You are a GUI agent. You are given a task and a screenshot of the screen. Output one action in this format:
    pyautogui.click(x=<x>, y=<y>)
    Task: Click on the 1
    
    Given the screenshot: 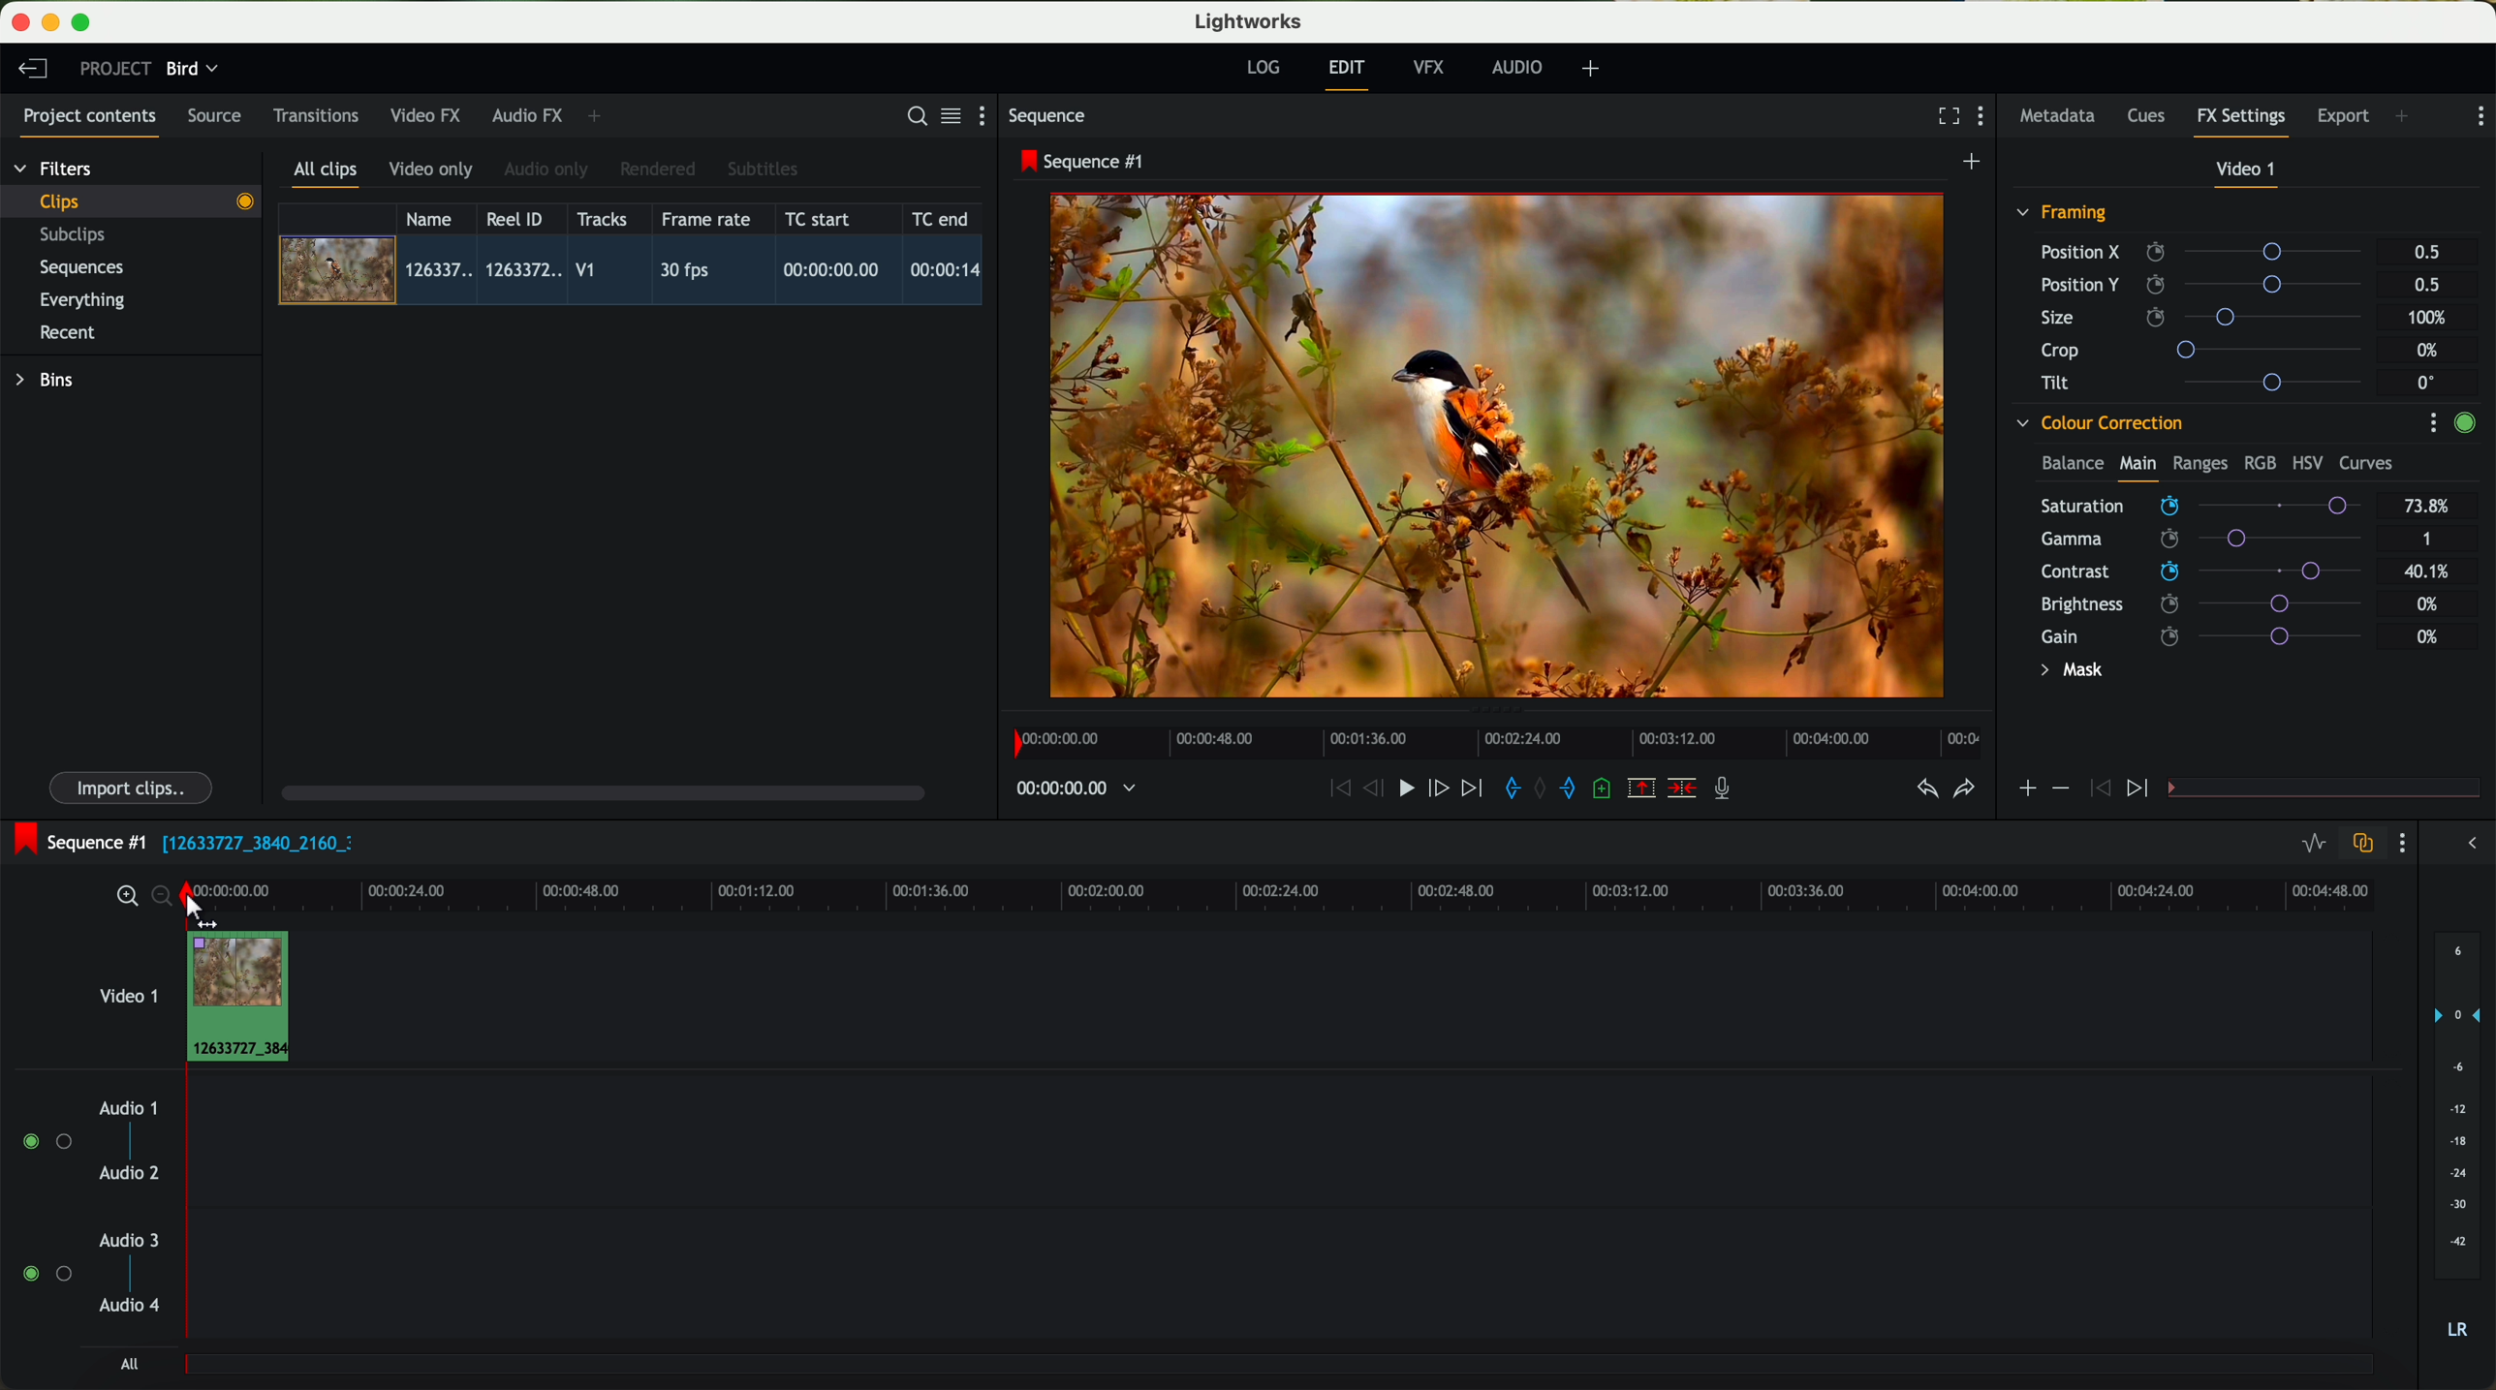 What is the action you would take?
    pyautogui.click(x=2428, y=541)
    